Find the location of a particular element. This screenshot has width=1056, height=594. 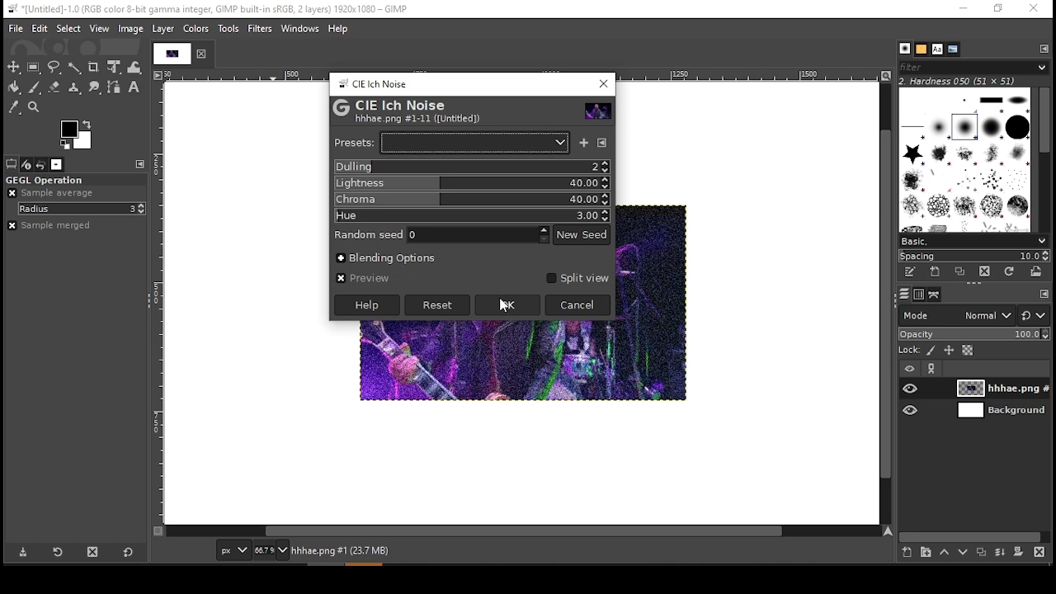

windows is located at coordinates (301, 28).